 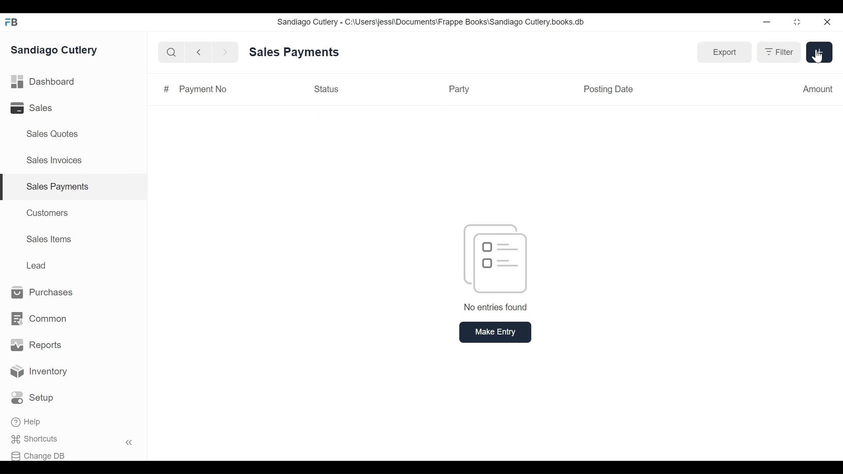 What do you see at coordinates (817, 90) in the screenshot?
I see `Amount` at bounding box center [817, 90].